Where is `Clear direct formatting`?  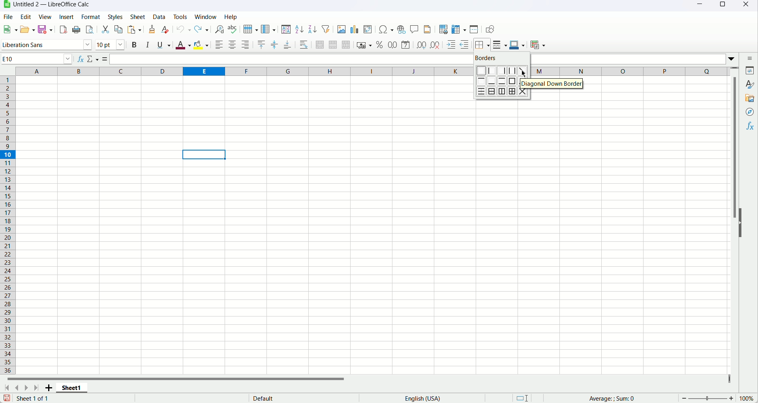
Clear direct formatting is located at coordinates (165, 30).